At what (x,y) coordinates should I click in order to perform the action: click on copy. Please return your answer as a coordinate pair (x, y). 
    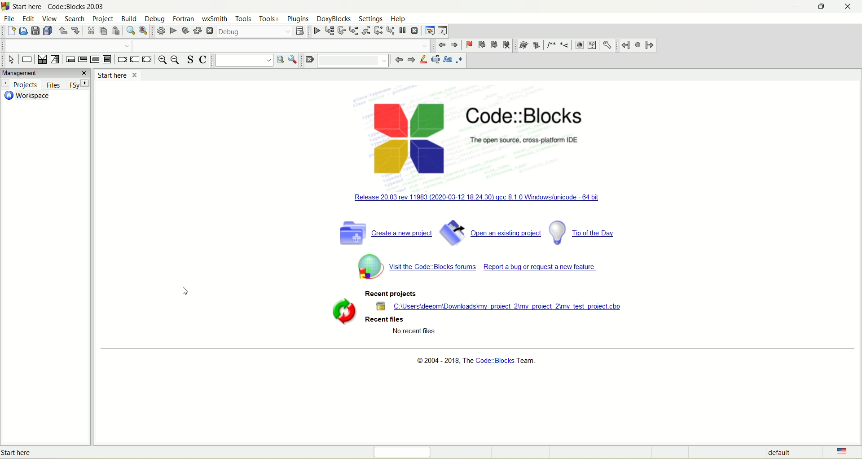
    Looking at the image, I should click on (104, 31).